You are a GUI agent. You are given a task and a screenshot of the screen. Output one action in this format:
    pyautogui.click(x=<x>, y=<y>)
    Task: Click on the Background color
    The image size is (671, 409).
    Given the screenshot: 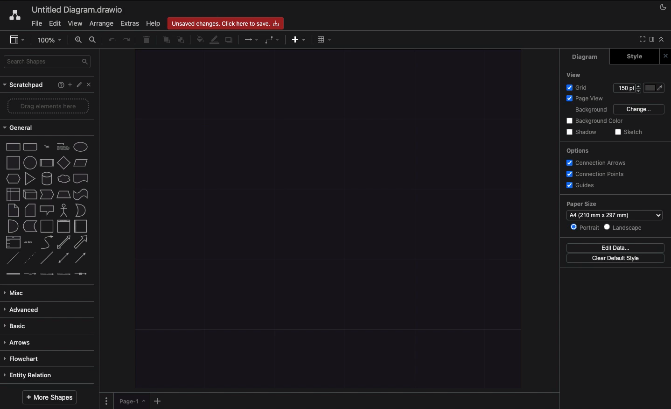 What is the action you would take?
    pyautogui.click(x=593, y=121)
    